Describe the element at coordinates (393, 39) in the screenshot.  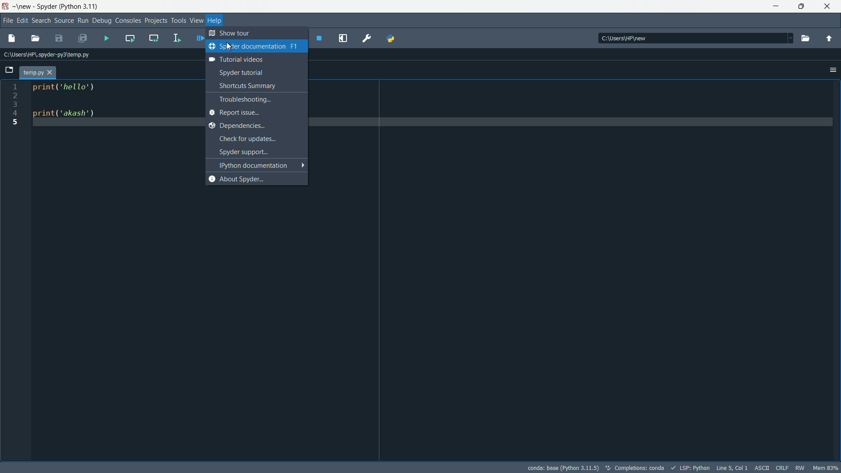
I see `python path manager` at that location.